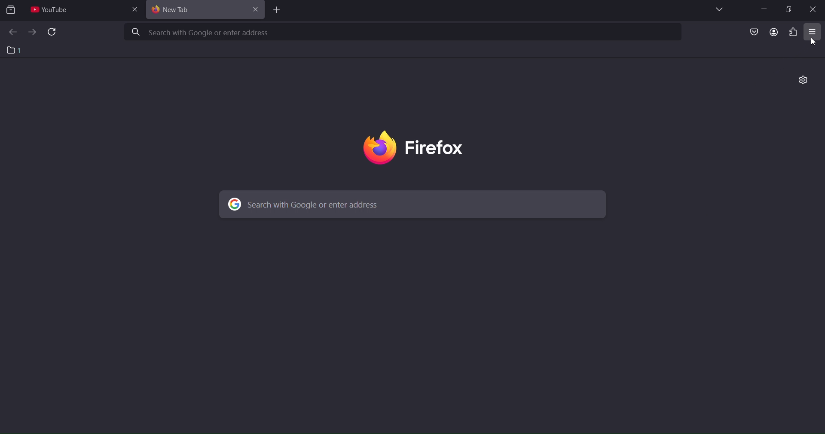 The height and width of the screenshot is (434, 825). What do you see at coordinates (409, 204) in the screenshot?
I see `search with google or enter address` at bounding box center [409, 204].